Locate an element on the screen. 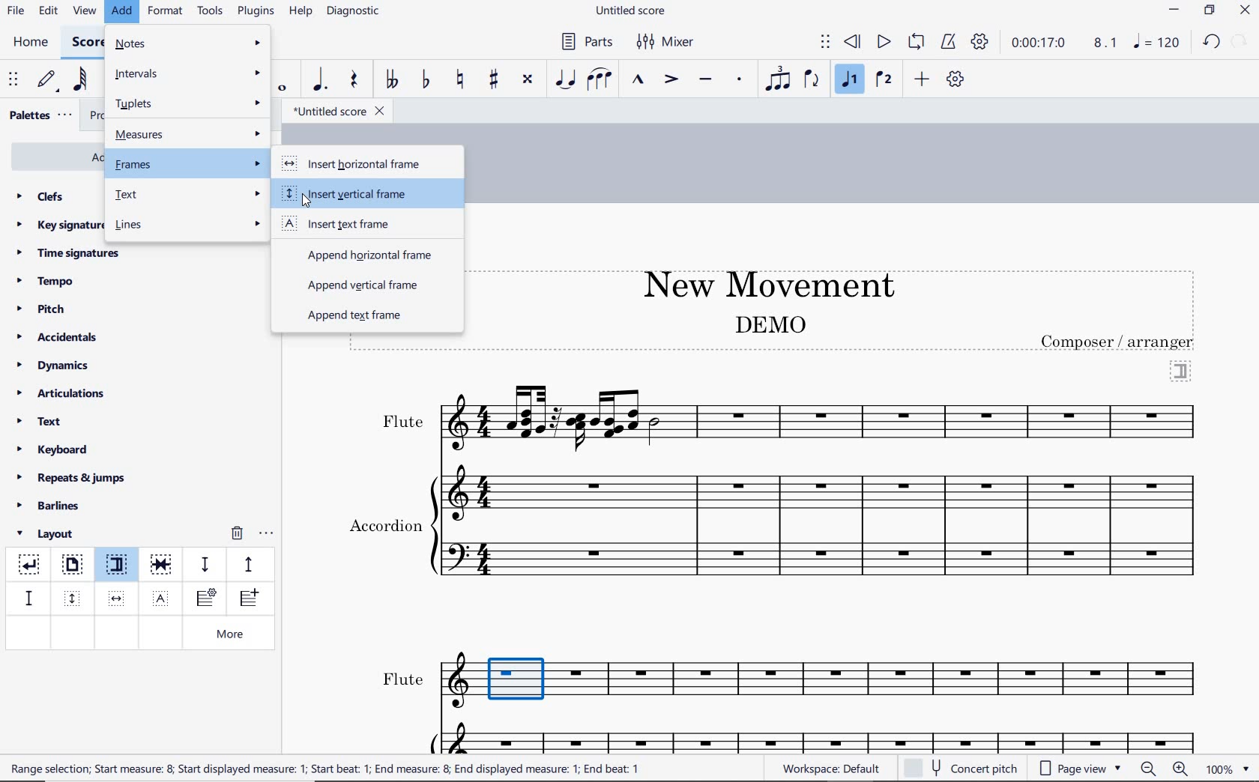 The image size is (1259, 782). text is located at coordinates (40, 423).